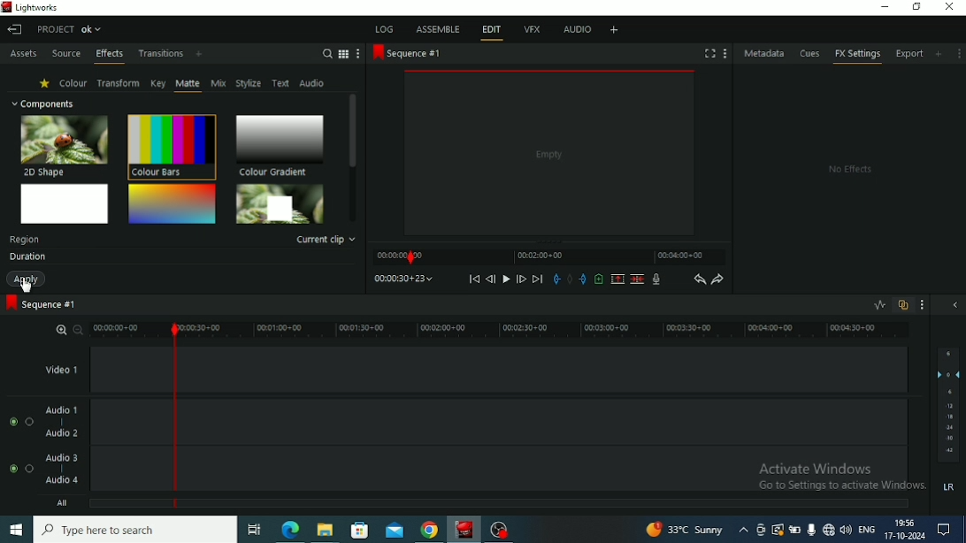 The width and height of the screenshot is (966, 543). What do you see at coordinates (617, 279) in the screenshot?
I see `Remove the section` at bounding box center [617, 279].